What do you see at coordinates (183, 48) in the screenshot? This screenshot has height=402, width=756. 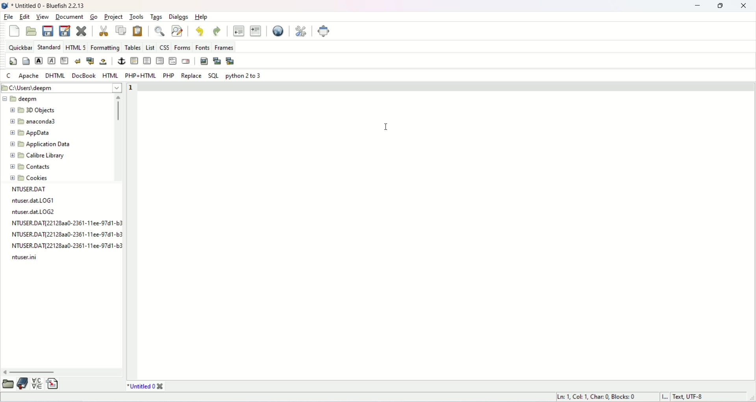 I see `forms` at bounding box center [183, 48].